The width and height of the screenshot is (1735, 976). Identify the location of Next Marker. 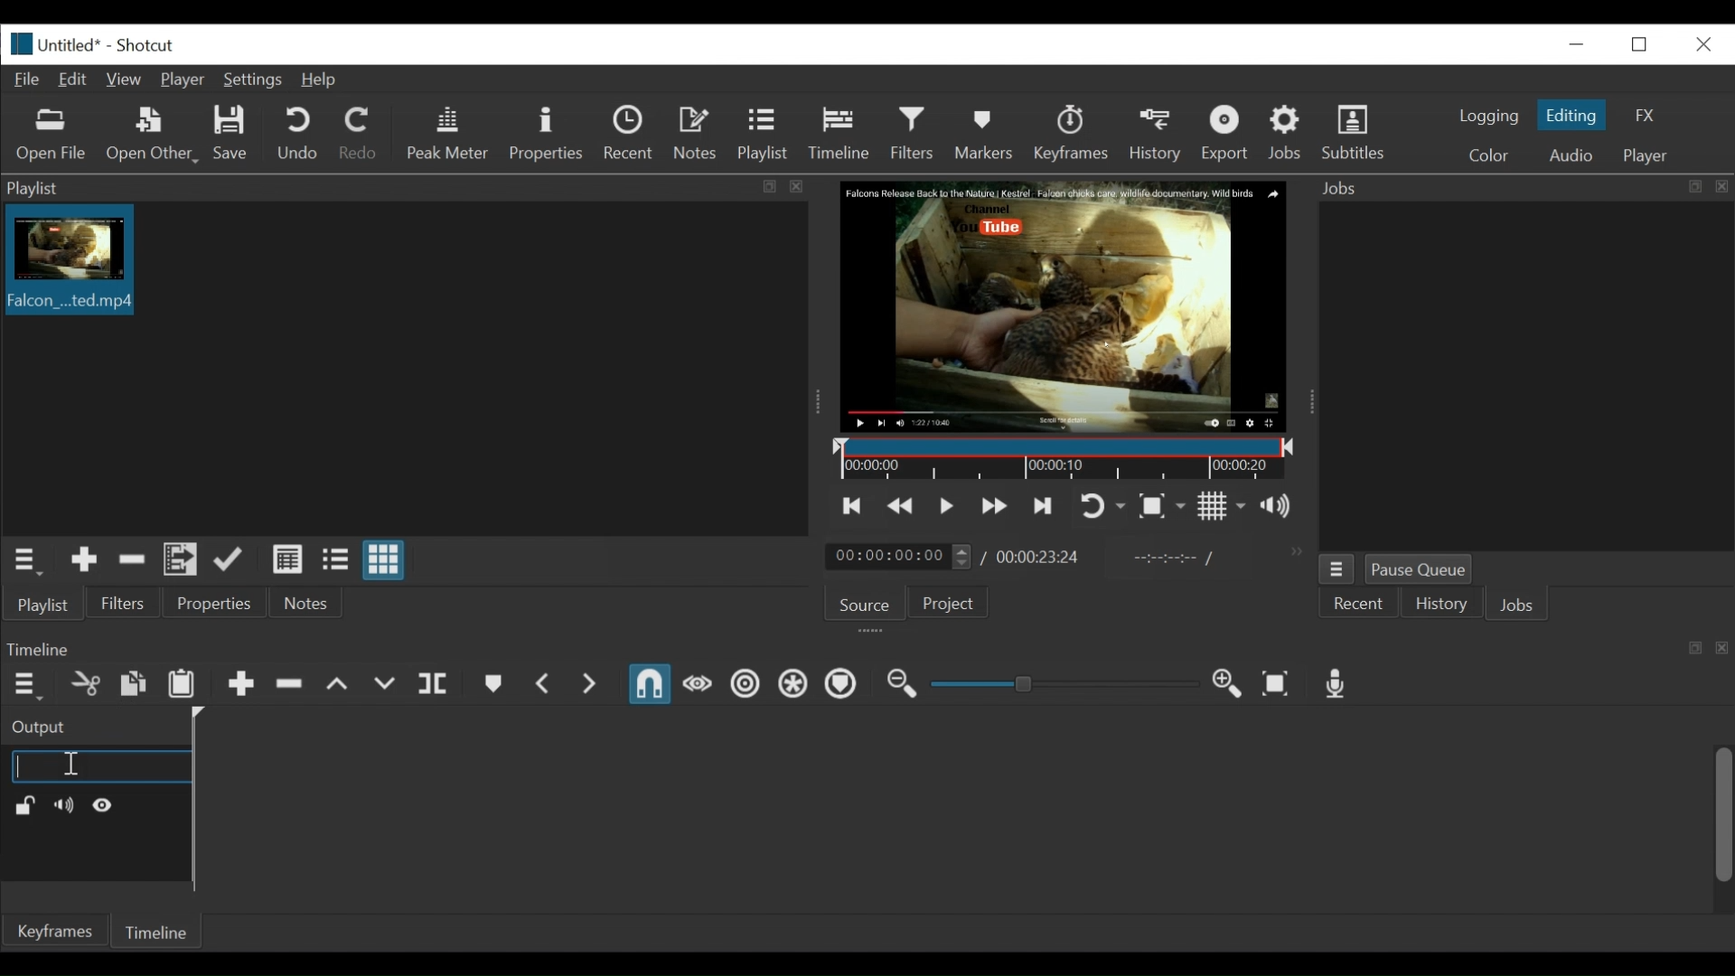
(590, 685).